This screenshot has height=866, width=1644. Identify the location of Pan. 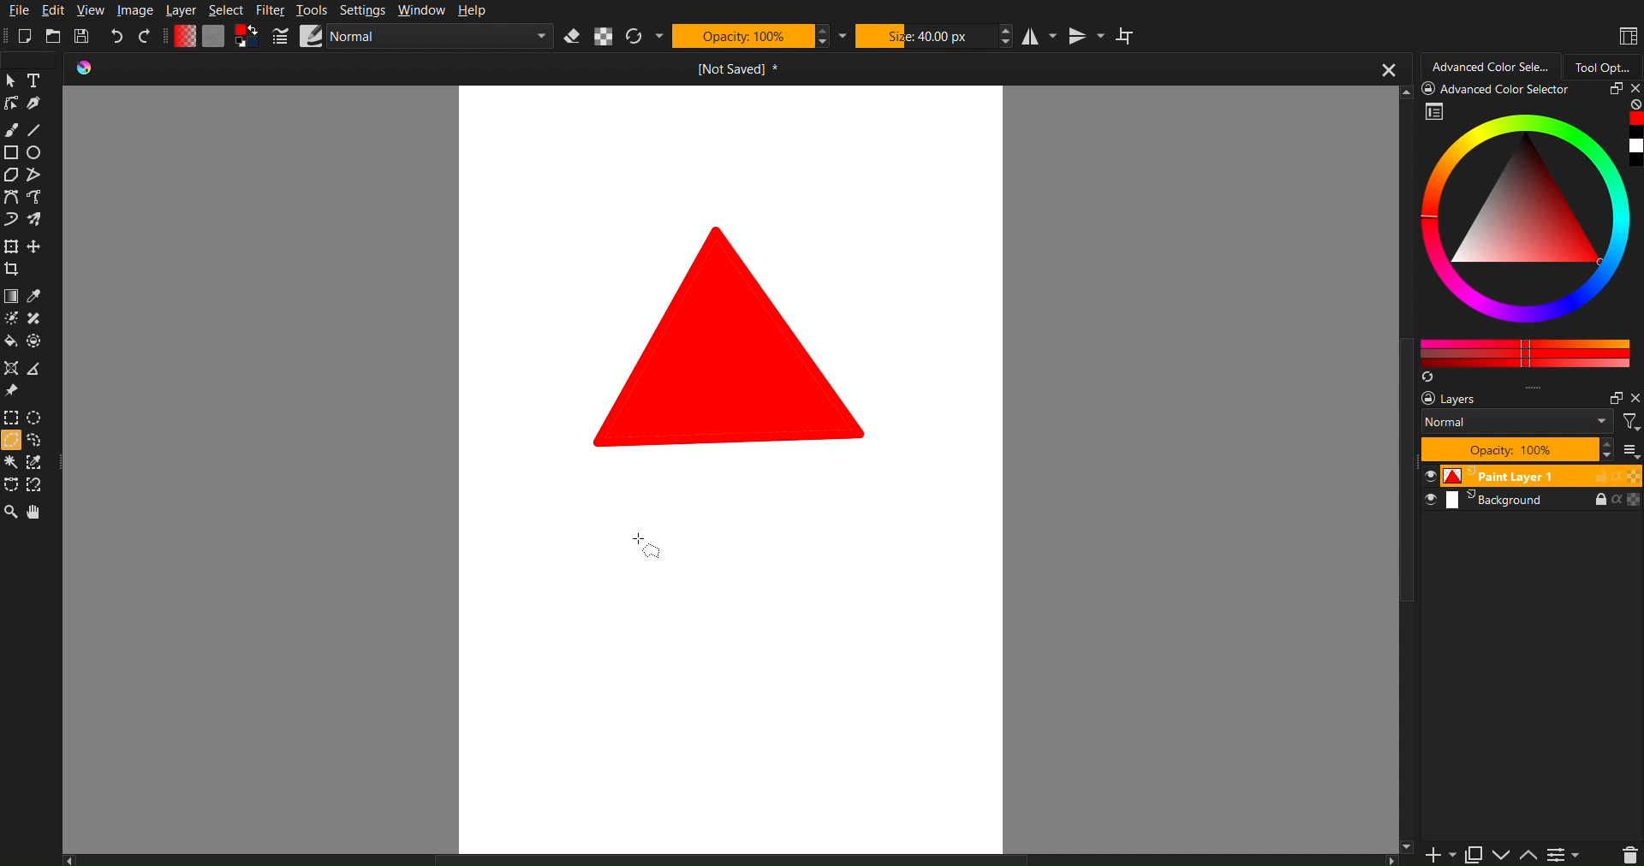
(39, 513).